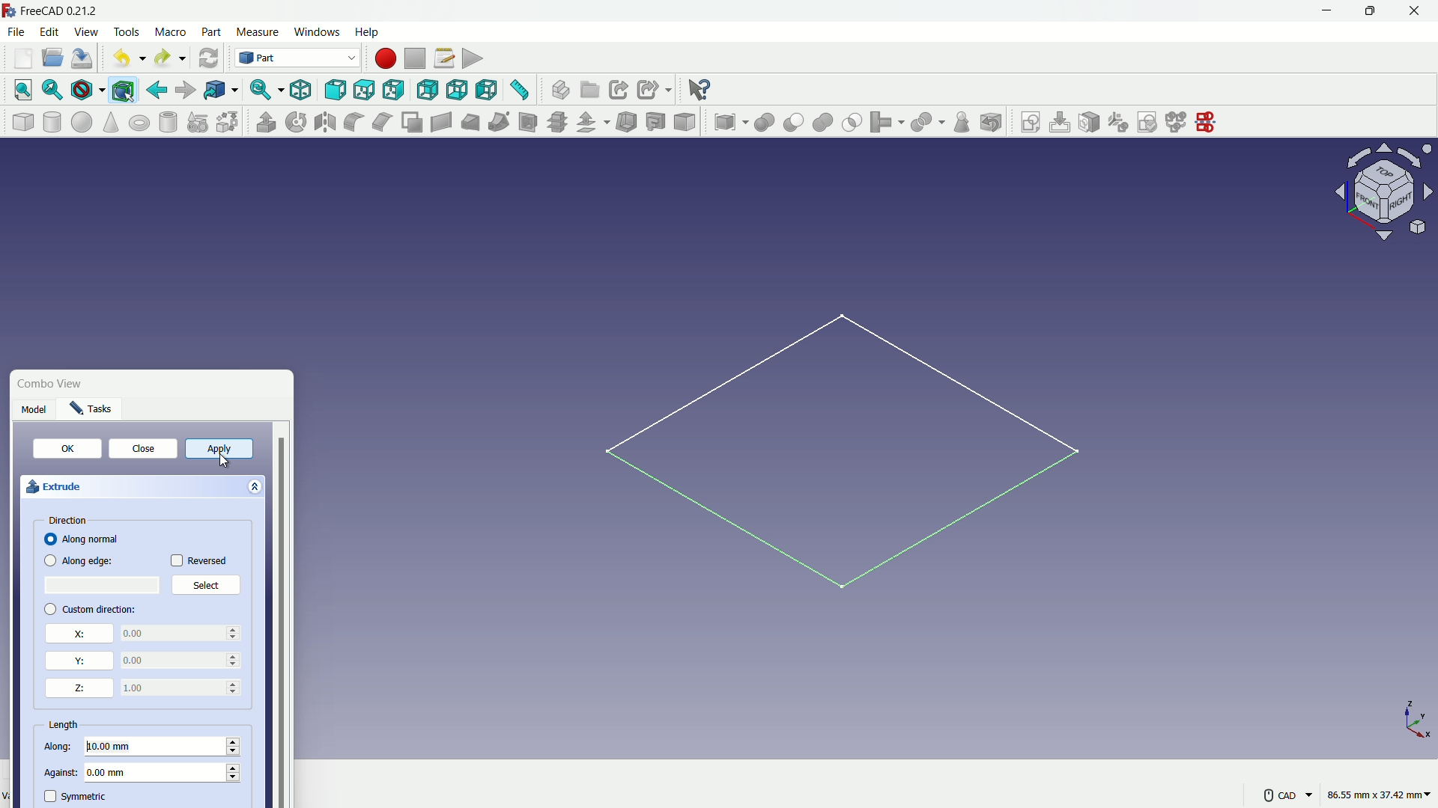  Describe the element at coordinates (386, 58) in the screenshot. I see `start macros` at that location.